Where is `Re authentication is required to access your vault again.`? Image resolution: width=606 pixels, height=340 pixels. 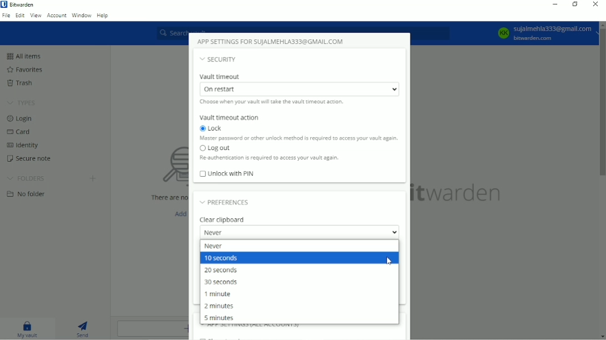
Re authentication is required to access your vault again. is located at coordinates (269, 159).